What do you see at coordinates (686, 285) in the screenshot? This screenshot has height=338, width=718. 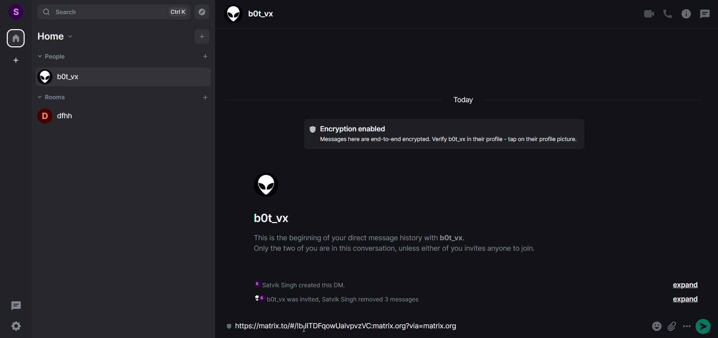 I see `expand` at bounding box center [686, 285].